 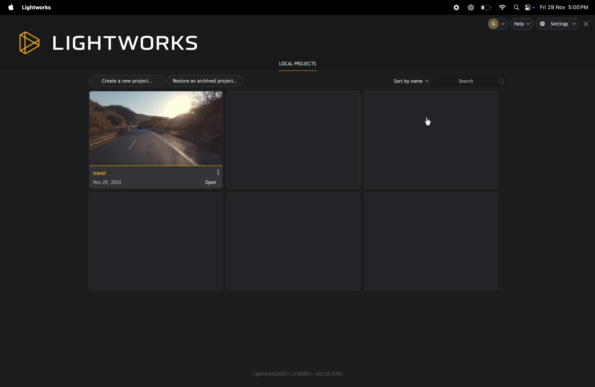 What do you see at coordinates (565, 7) in the screenshot?
I see `date and time` at bounding box center [565, 7].